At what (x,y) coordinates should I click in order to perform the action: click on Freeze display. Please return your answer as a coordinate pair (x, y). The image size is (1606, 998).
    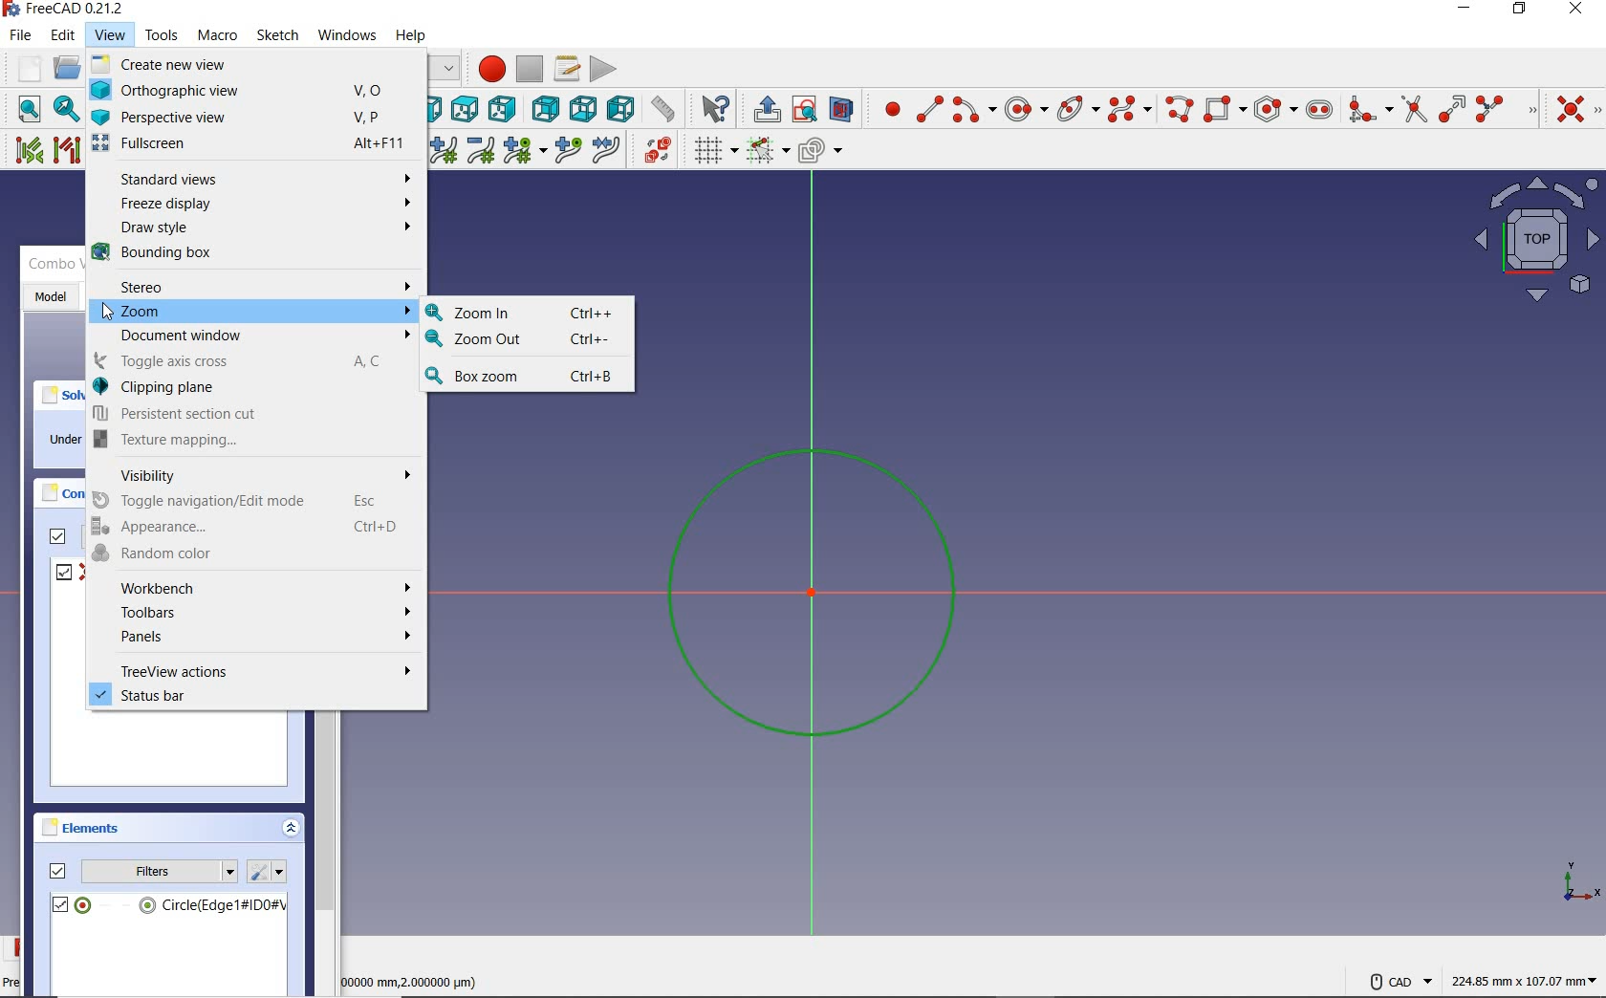
    Looking at the image, I should click on (267, 204).